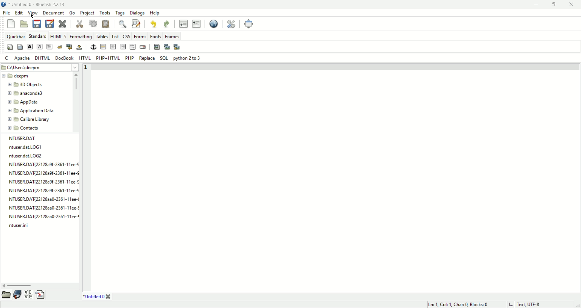 This screenshot has height=308, width=581. I want to click on NTUSER.DAT, so click(23, 140).